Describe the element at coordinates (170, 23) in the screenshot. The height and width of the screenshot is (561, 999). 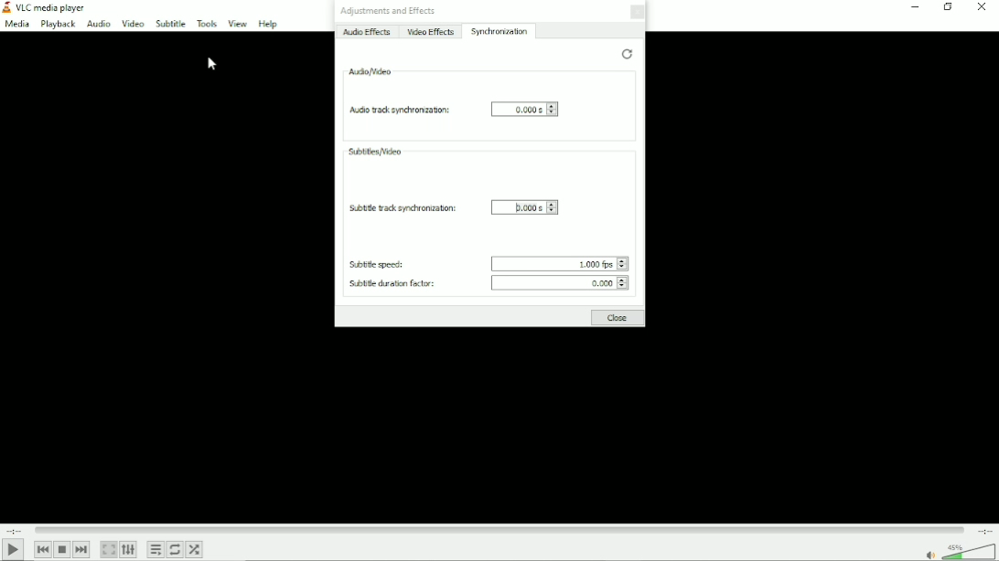
I see `subtitle` at that location.